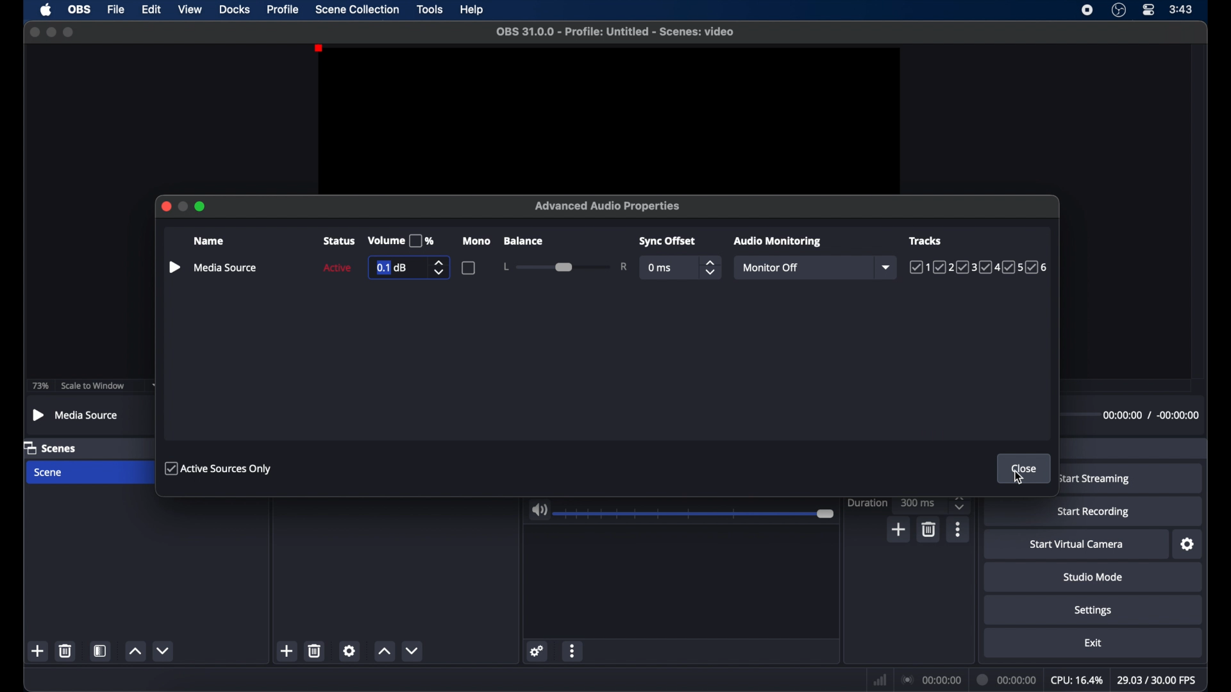 Image resolution: width=1231 pixels, height=692 pixels. Describe the element at coordinates (349, 650) in the screenshot. I see `settings` at that location.